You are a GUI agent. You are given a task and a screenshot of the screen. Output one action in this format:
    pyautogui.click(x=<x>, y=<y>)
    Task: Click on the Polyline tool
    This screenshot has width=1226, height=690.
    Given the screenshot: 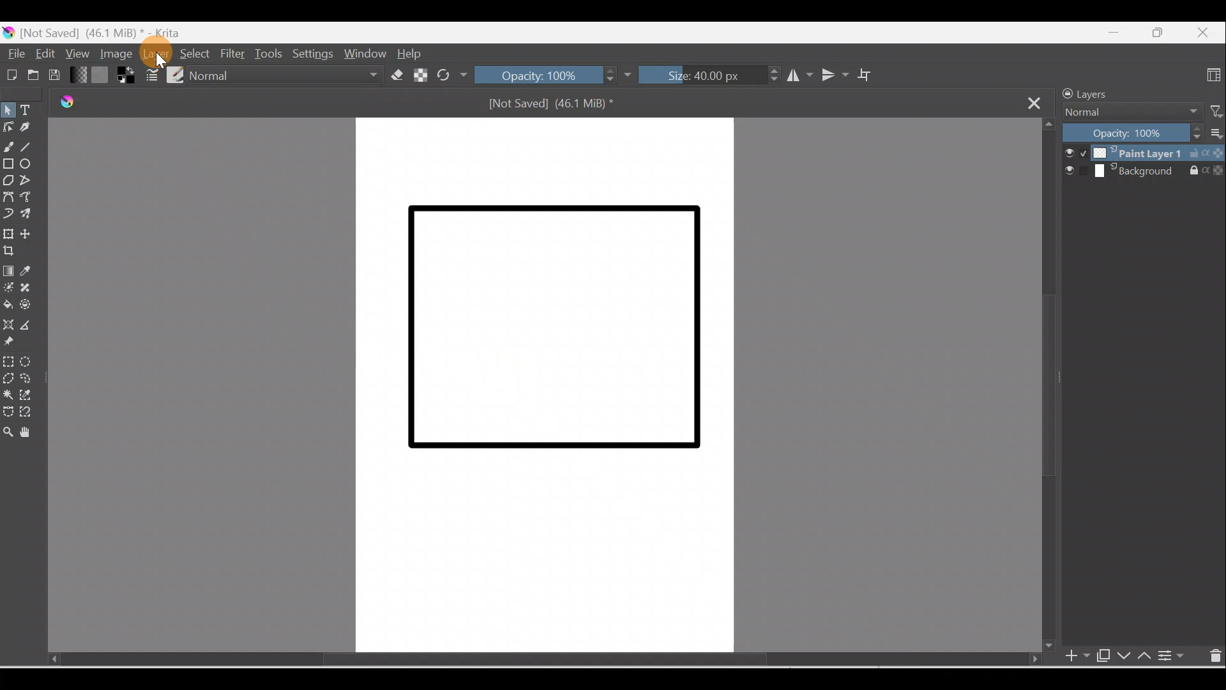 What is the action you would take?
    pyautogui.click(x=31, y=182)
    